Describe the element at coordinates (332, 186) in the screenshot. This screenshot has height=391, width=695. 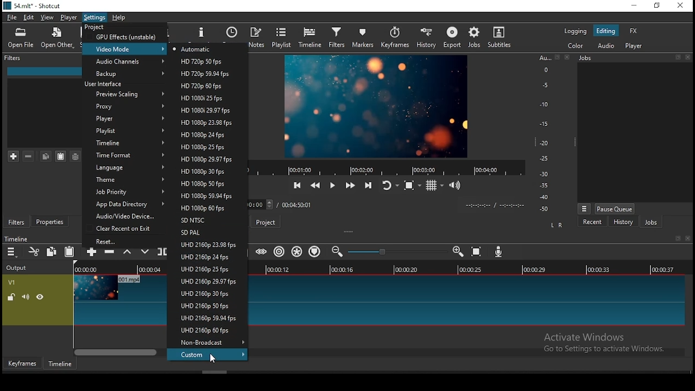
I see `play/pause` at that location.